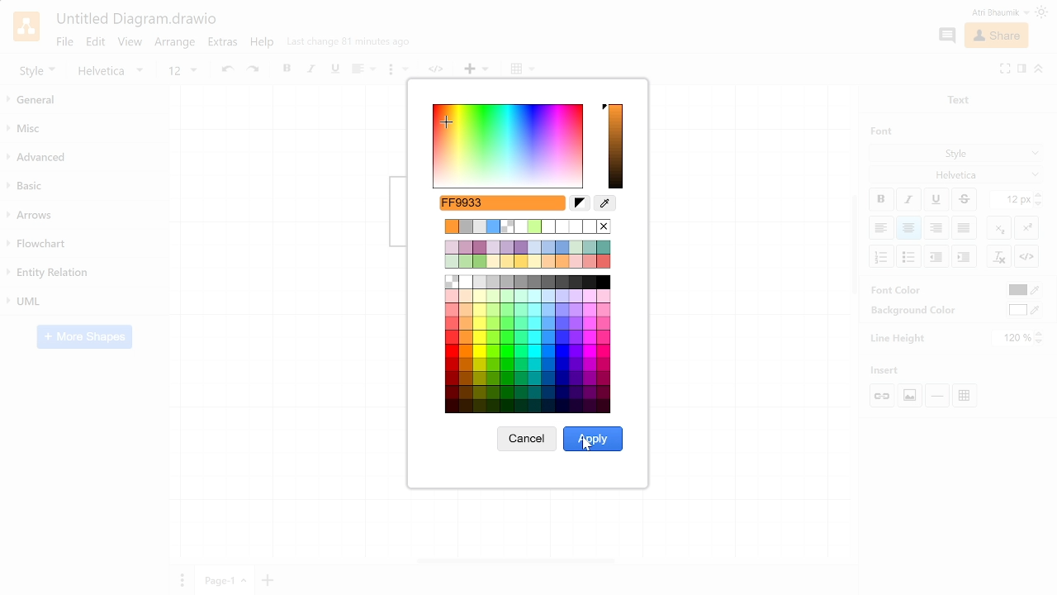 The height and width of the screenshot is (595, 1057). I want to click on insert, so click(476, 69).